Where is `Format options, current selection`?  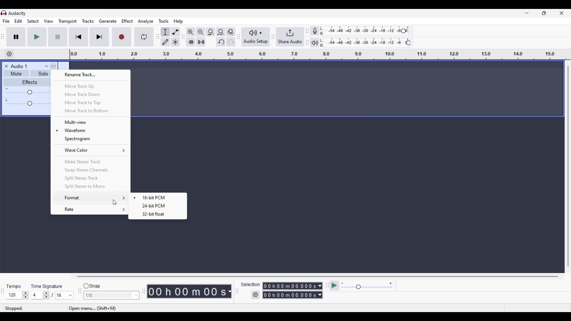
Format options, current selection is located at coordinates (90, 198).